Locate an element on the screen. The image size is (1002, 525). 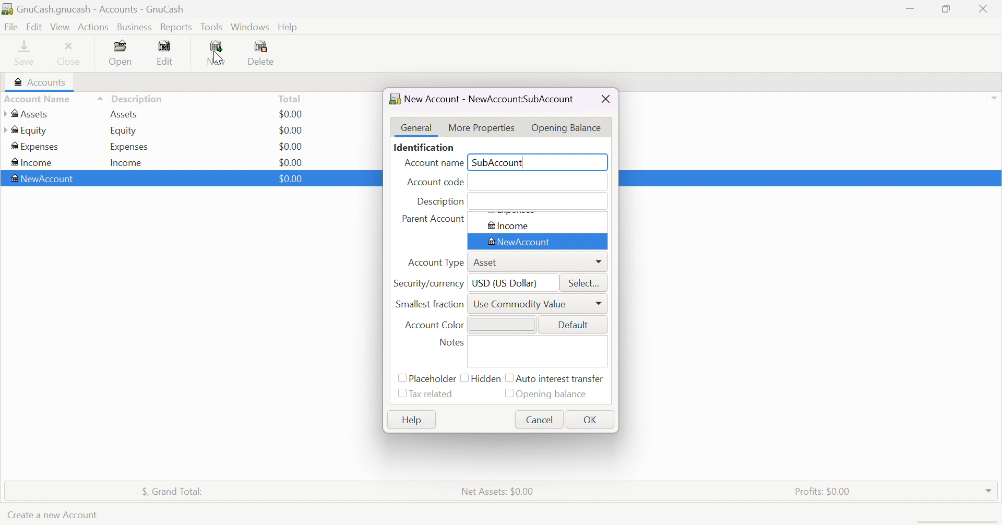
Create a new Account is located at coordinates (53, 516).